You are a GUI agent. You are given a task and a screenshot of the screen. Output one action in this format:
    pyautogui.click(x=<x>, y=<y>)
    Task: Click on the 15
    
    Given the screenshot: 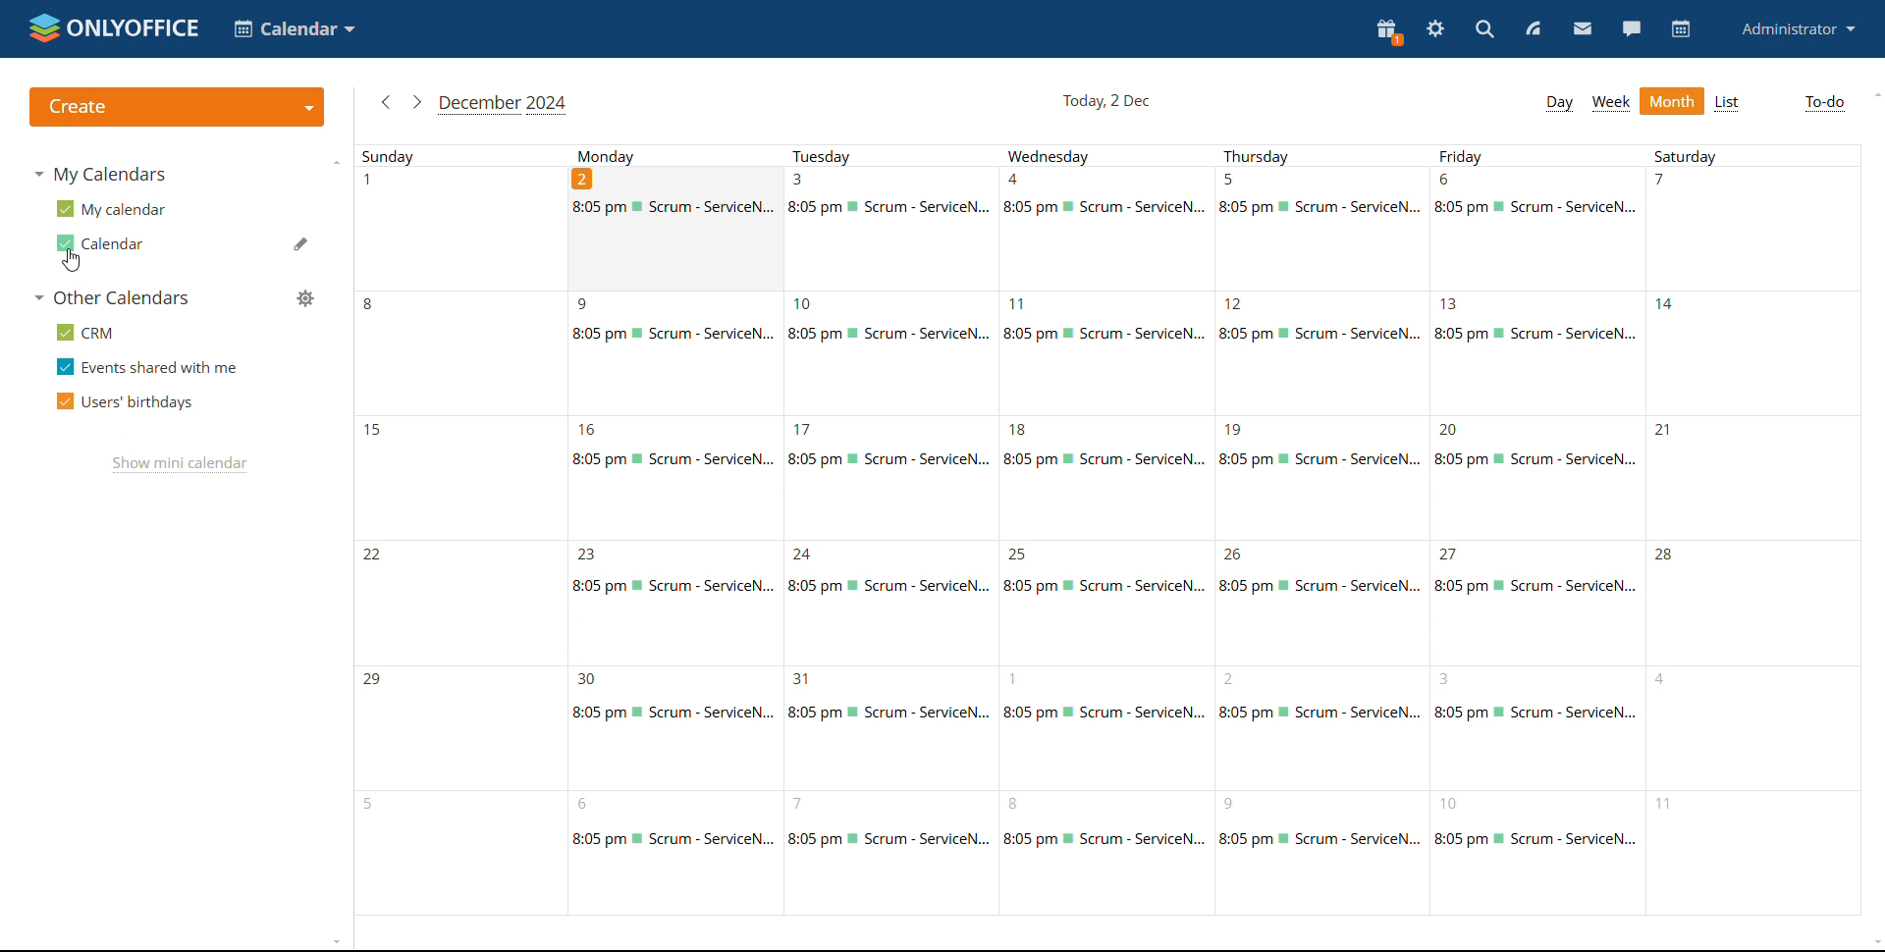 What is the action you would take?
    pyautogui.click(x=458, y=474)
    